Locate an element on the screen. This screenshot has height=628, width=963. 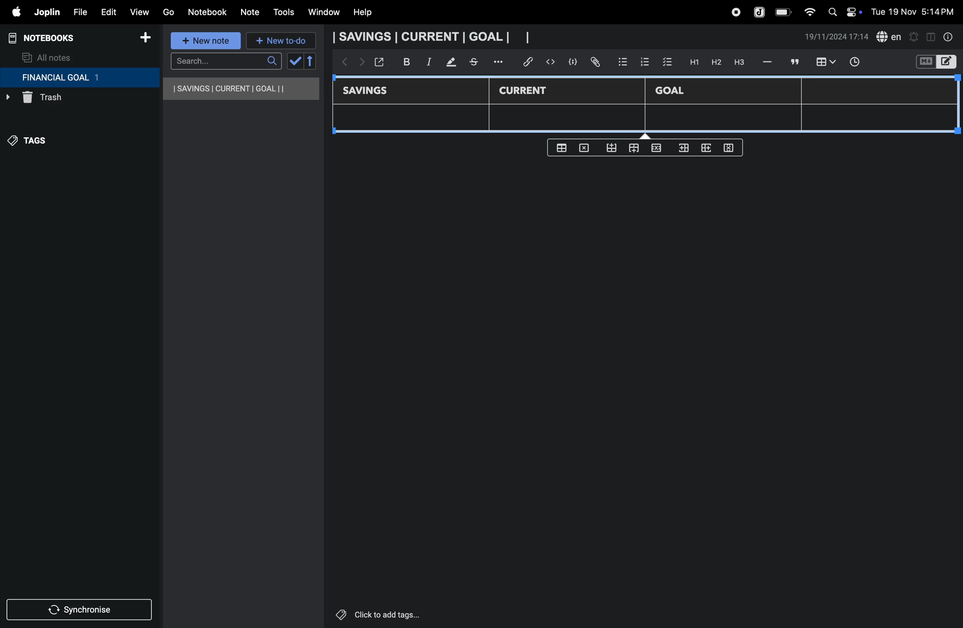
alert is located at coordinates (913, 36).